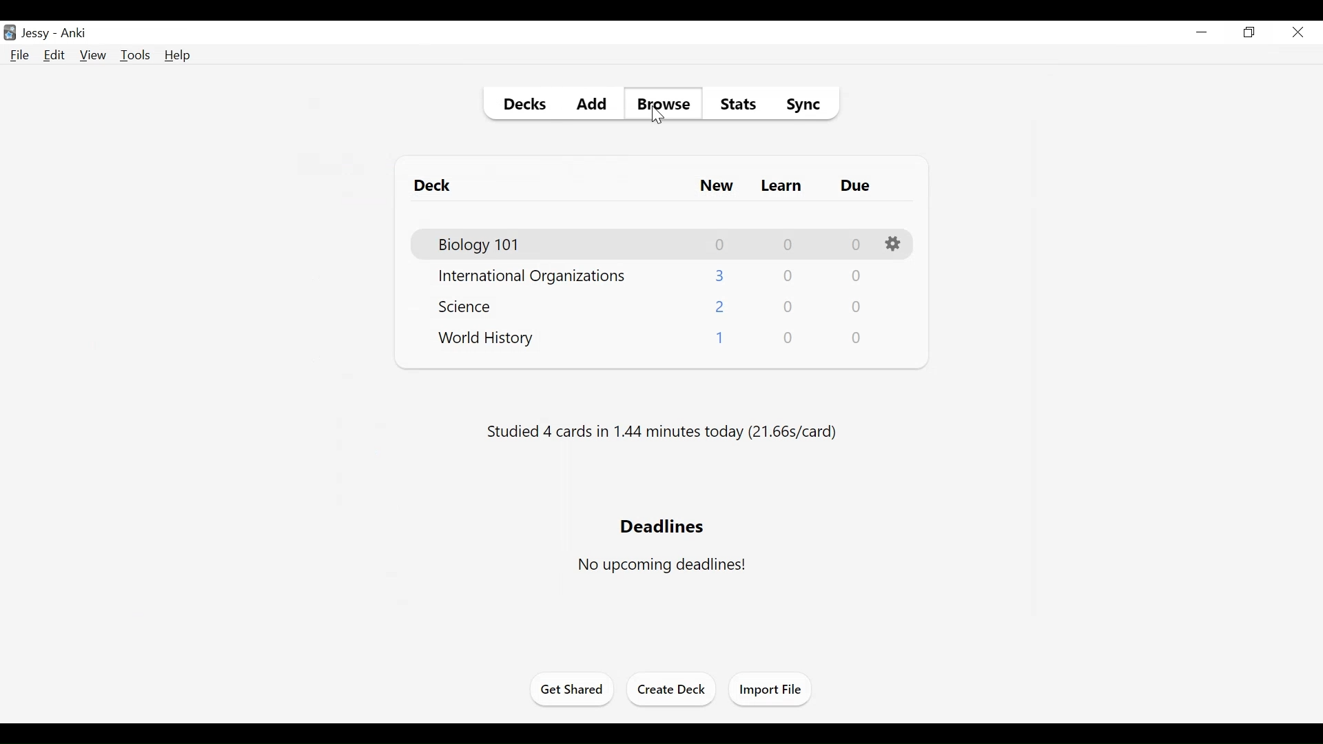  What do you see at coordinates (658, 117) in the screenshot?
I see `Cursor` at bounding box center [658, 117].